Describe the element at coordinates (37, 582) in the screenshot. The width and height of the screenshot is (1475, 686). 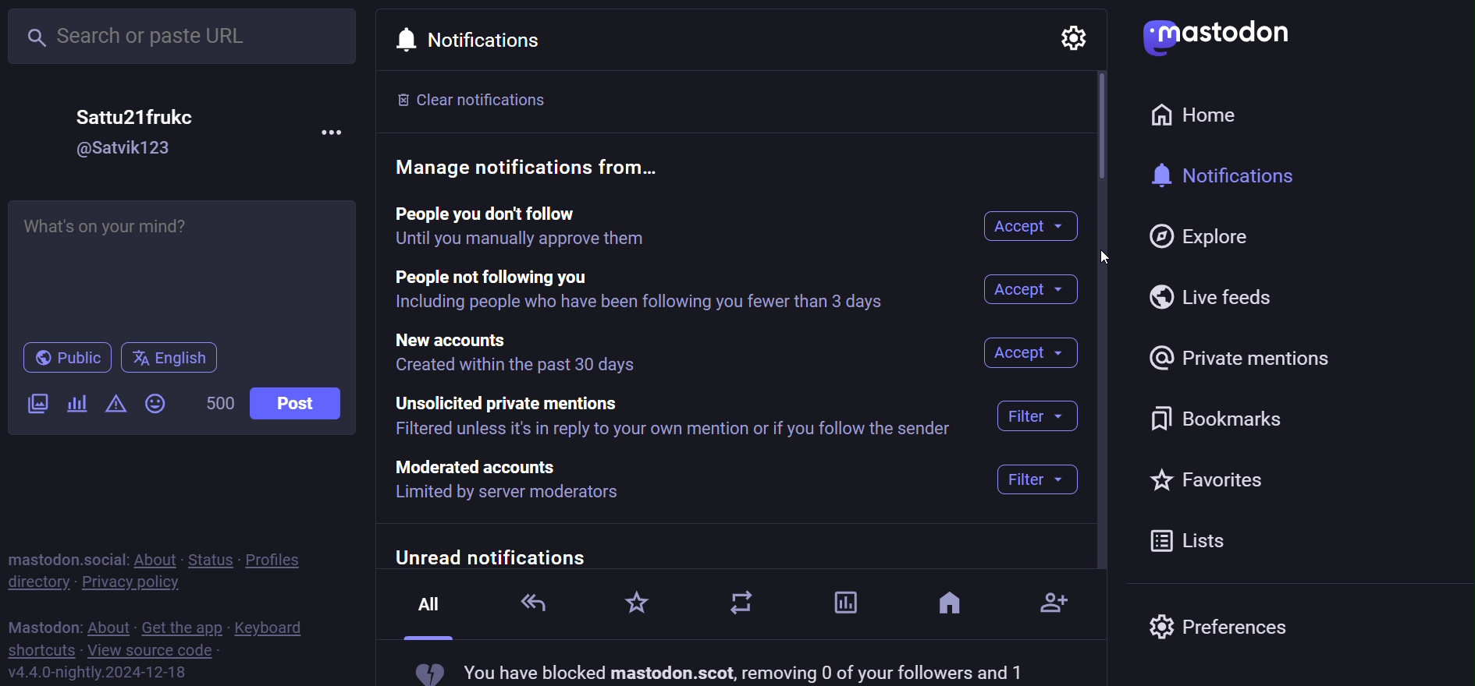
I see `directory` at that location.